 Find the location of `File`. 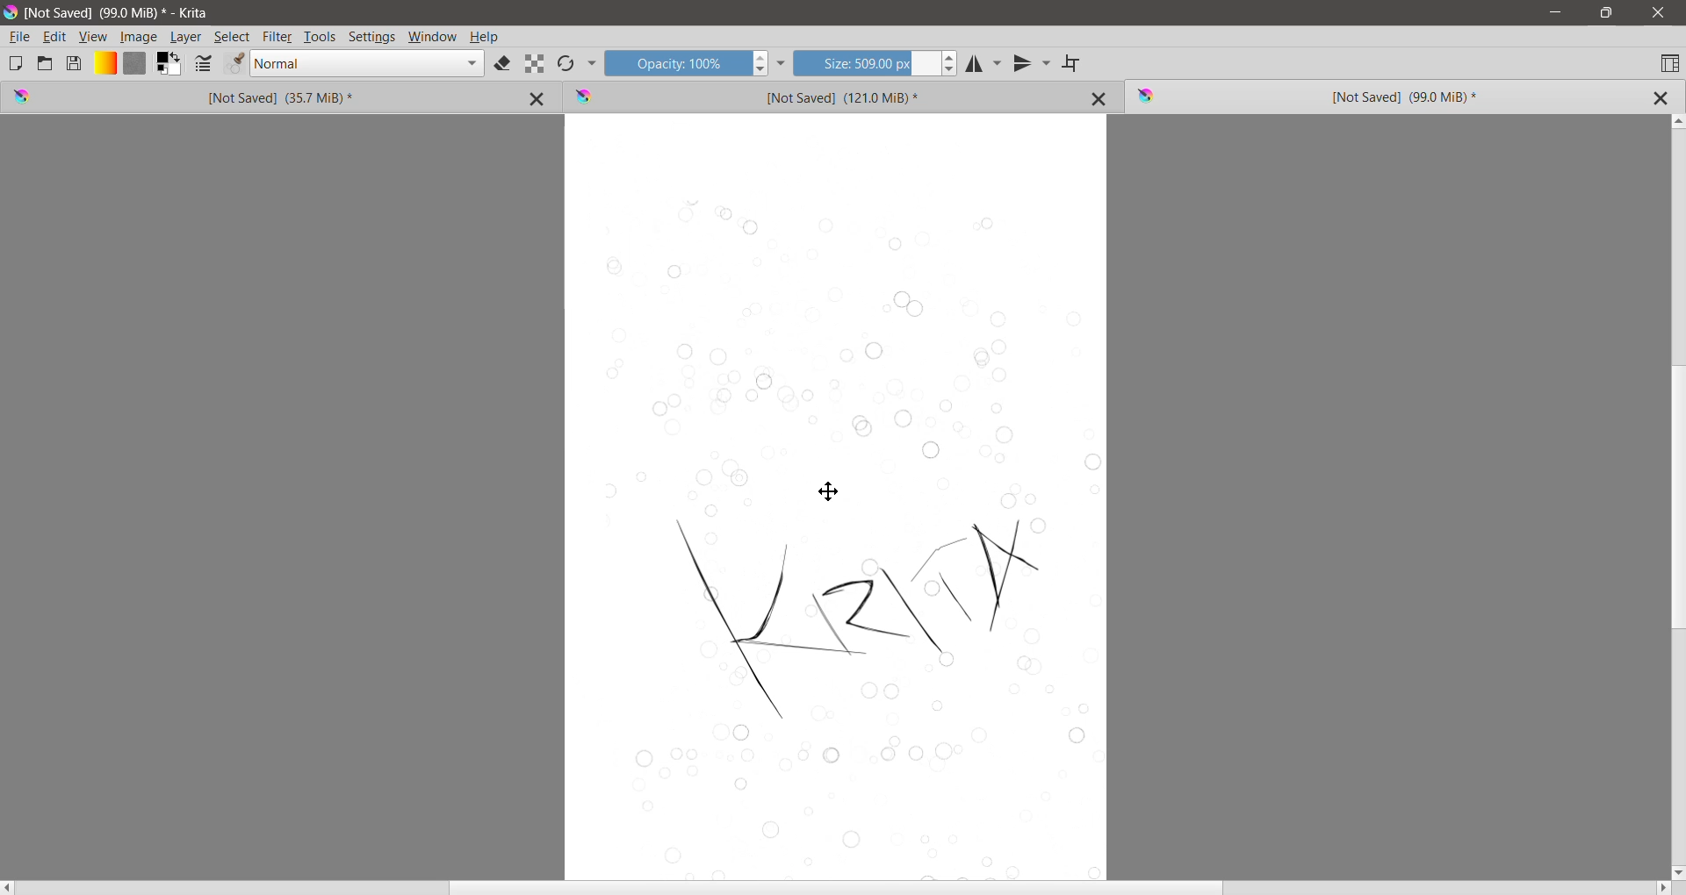

File is located at coordinates (19, 37).